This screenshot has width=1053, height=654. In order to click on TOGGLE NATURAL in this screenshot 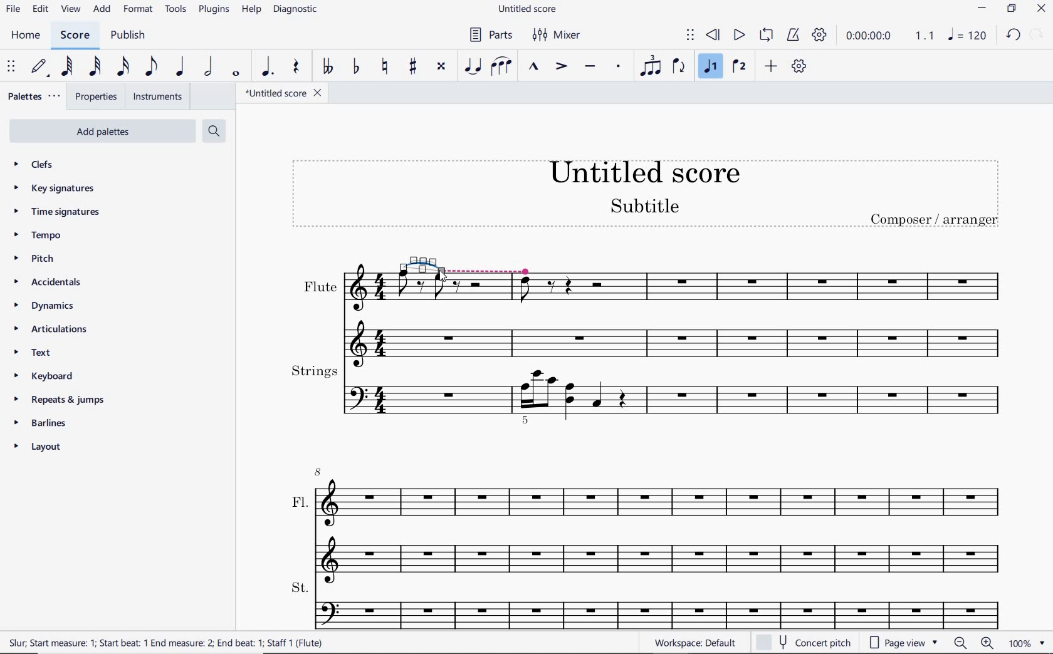, I will do `click(383, 67)`.